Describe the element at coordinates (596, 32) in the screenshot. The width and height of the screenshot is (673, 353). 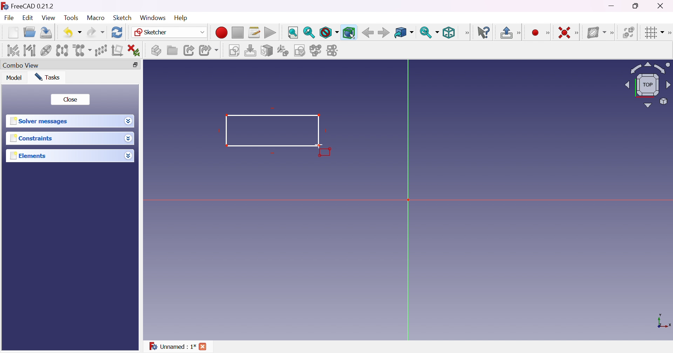
I see `Show/hide B-spline information layer` at that location.